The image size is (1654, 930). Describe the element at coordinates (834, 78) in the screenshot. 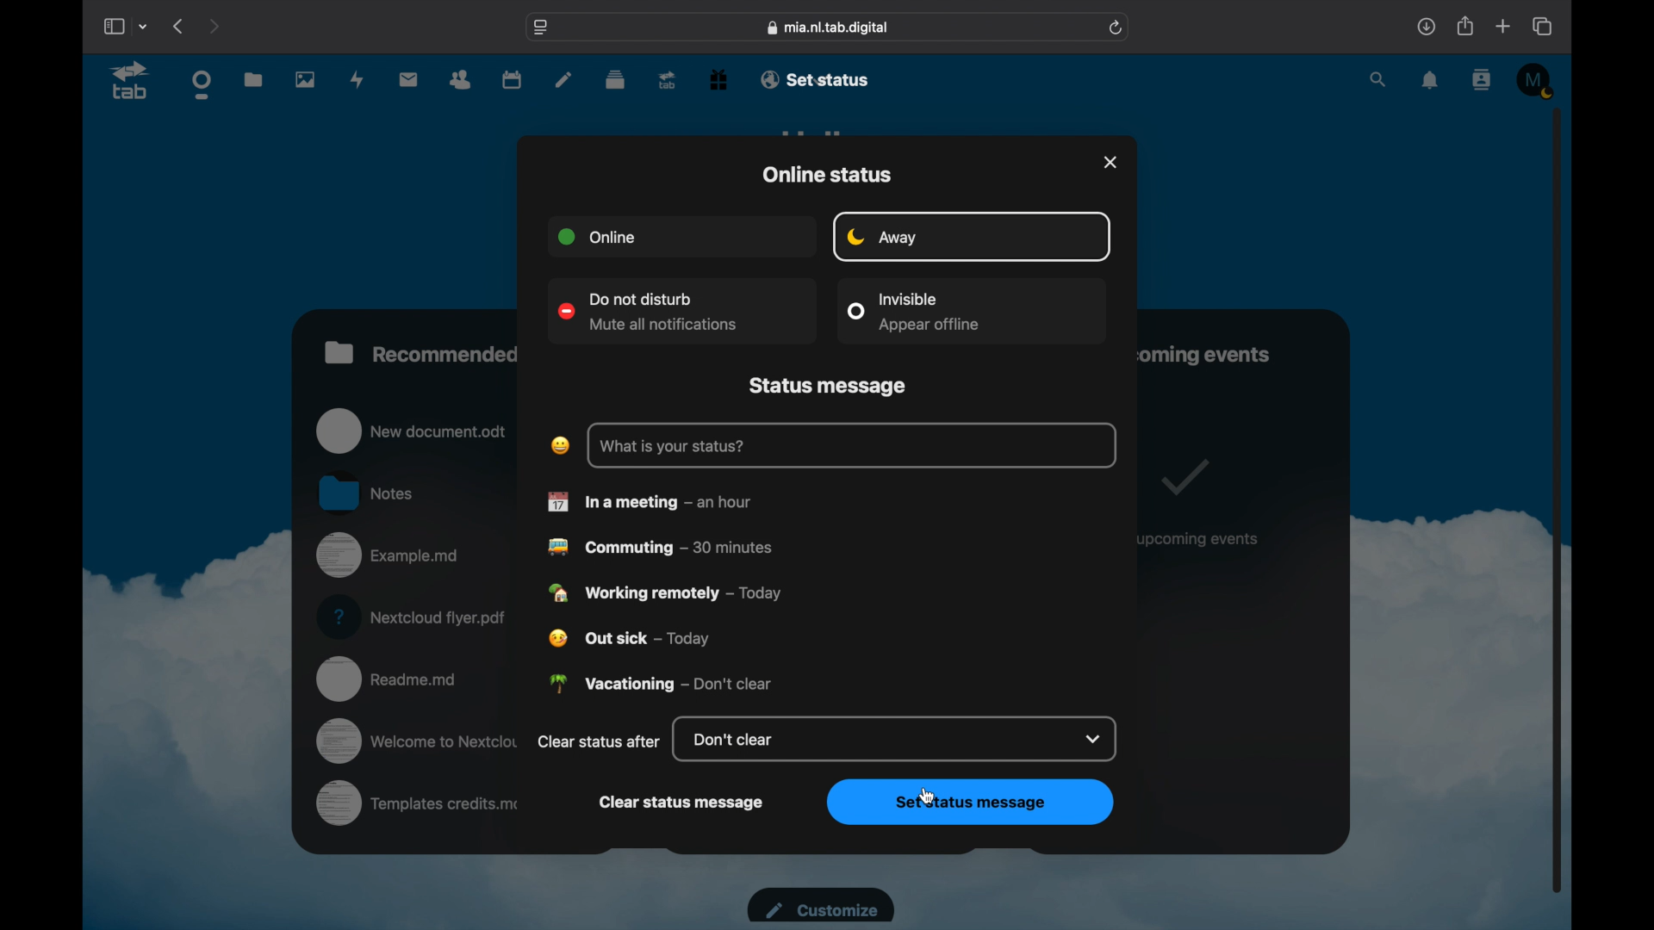

I see `set status` at that location.